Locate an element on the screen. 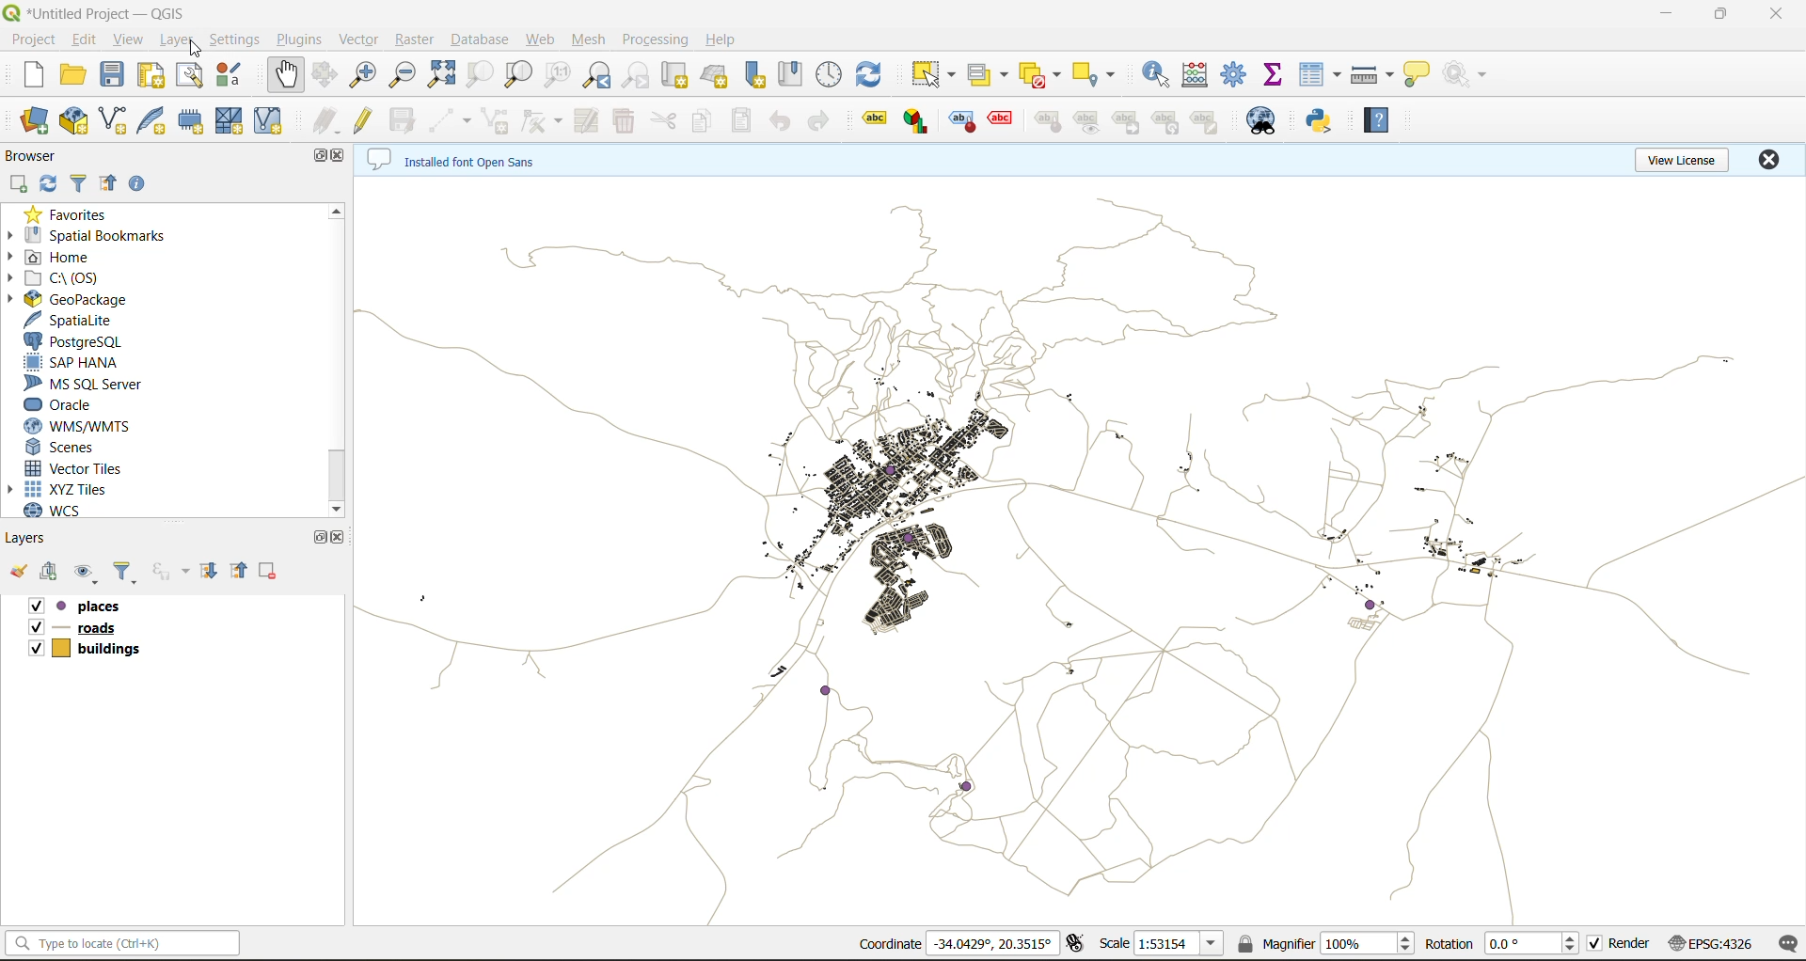  label tool 9 is located at coordinates (1208, 124).